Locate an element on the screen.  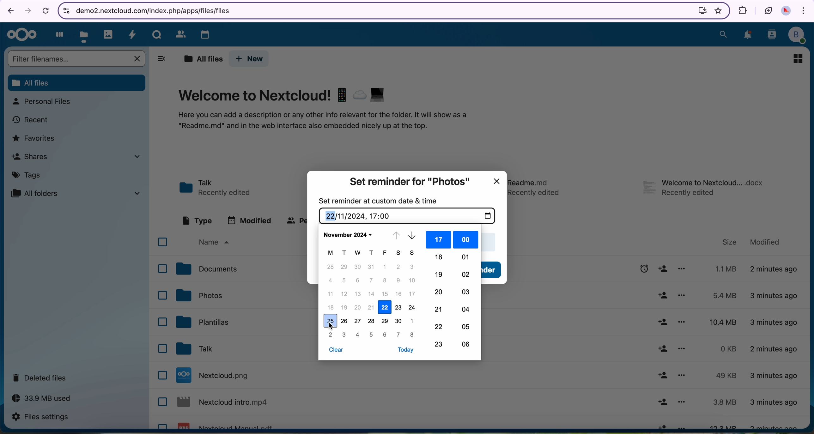
share is located at coordinates (661, 296).